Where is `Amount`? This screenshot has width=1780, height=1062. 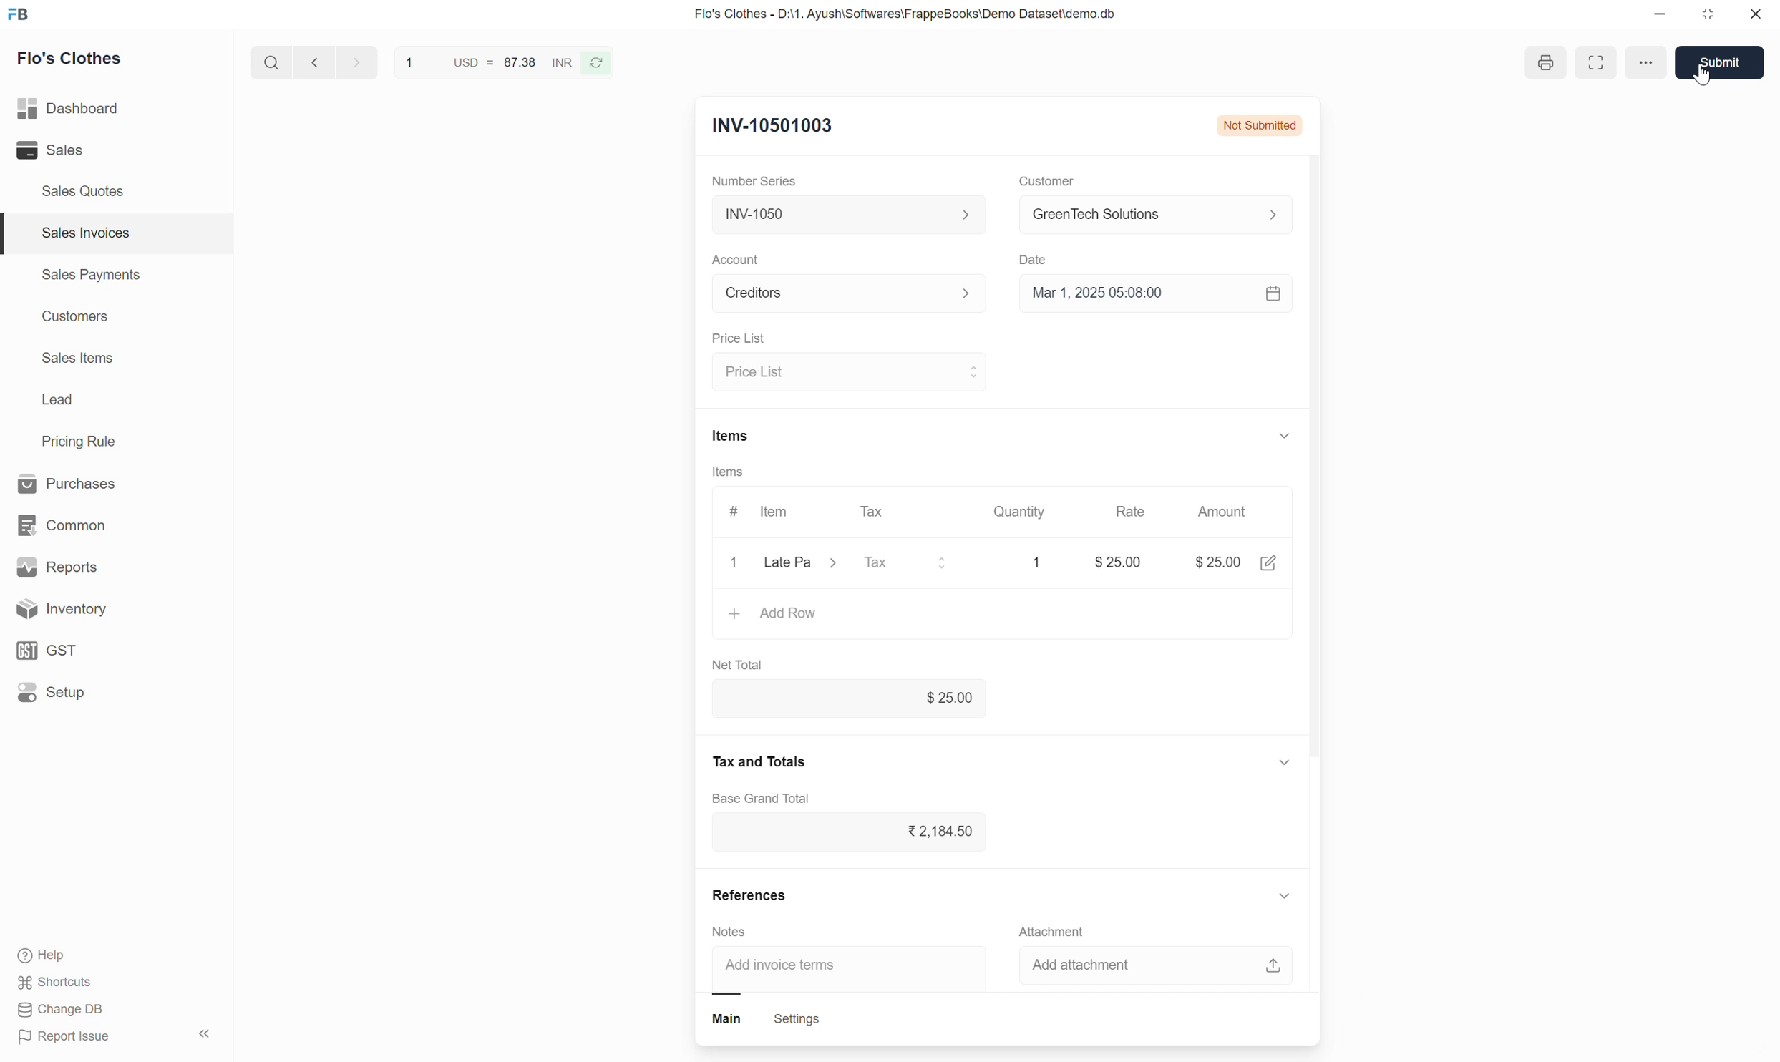 Amount is located at coordinates (1221, 512).